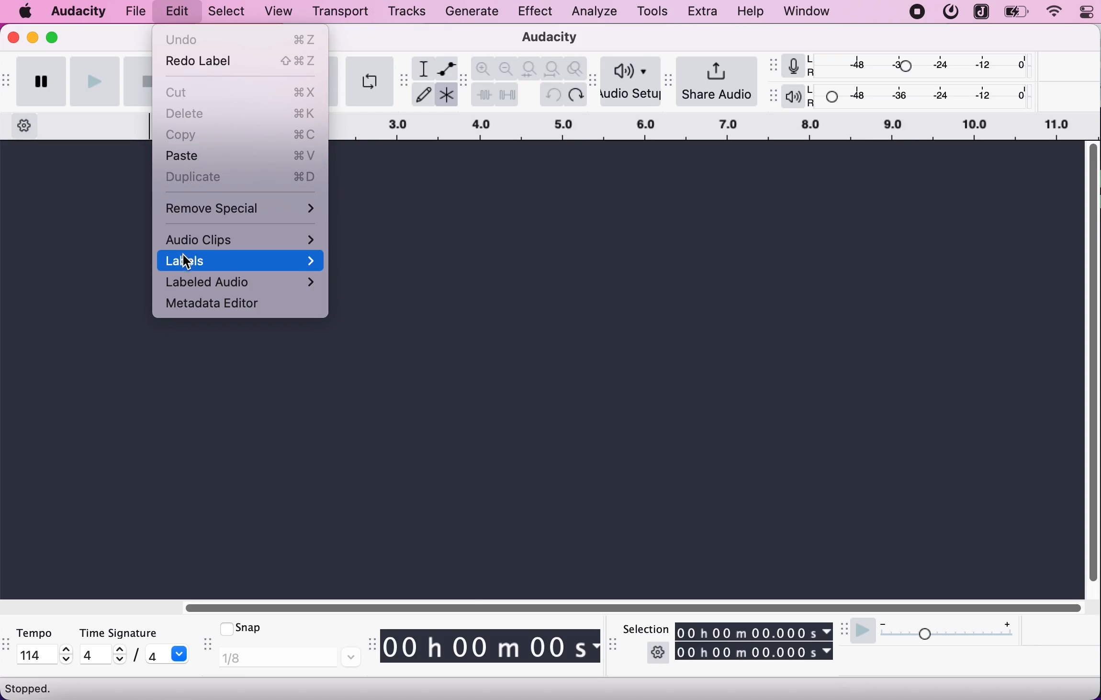  What do you see at coordinates (644, 629) in the screenshot?
I see `selection` at bounding box center [644, 629].